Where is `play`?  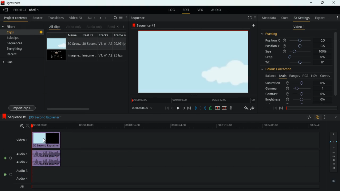
play is located at coordinates (178, 108).